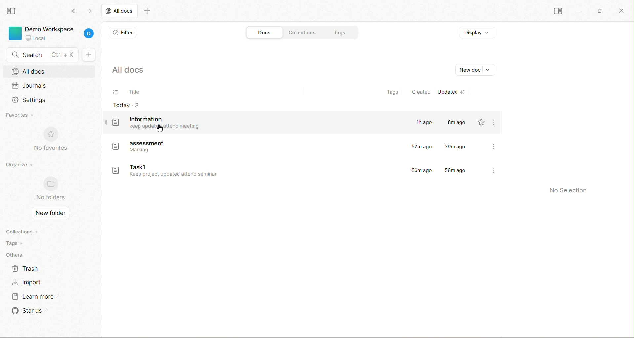 The image size is (634, 338). I want to click on close, so click(622, 12).